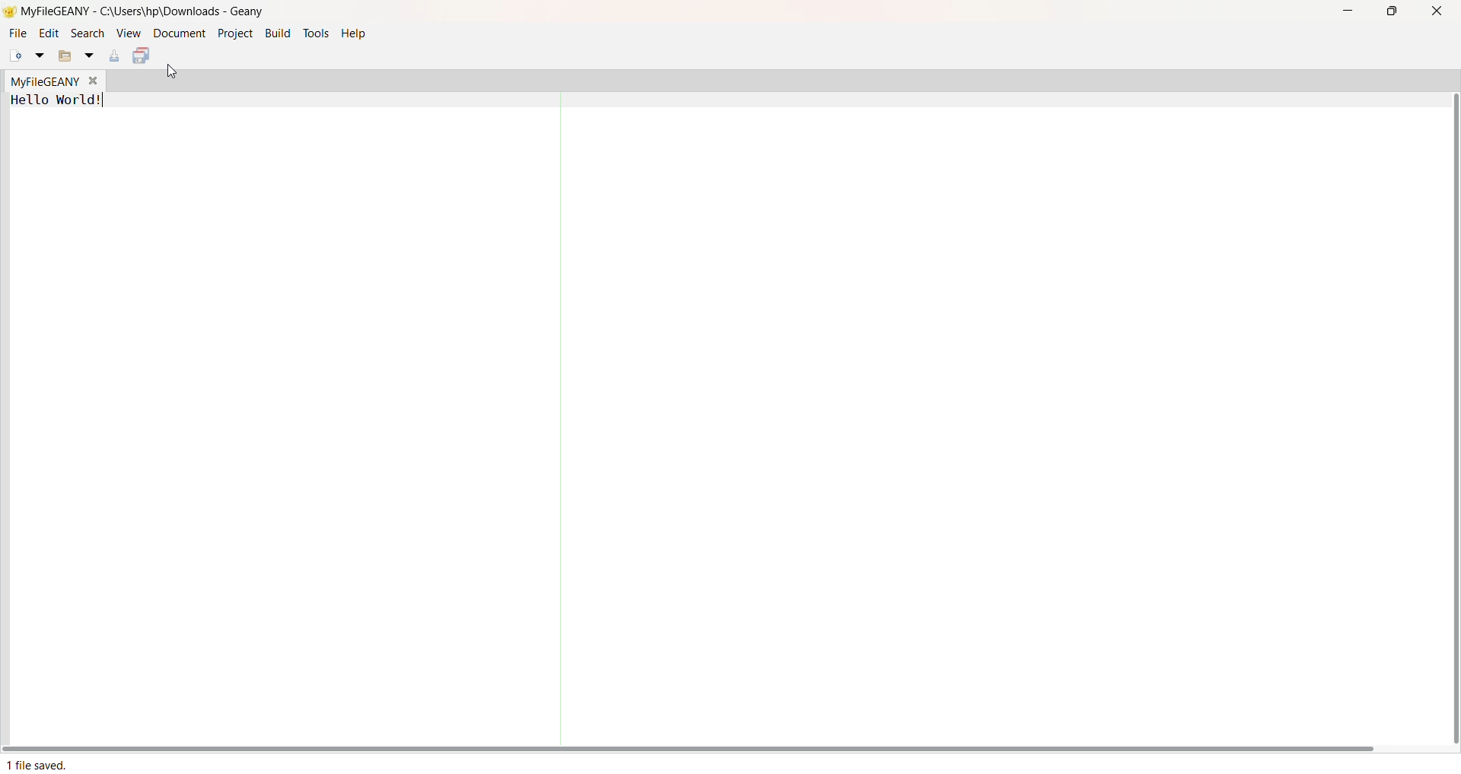  What do you see at coordinates (41, 80) in the screenshot?
I see `MyFileGeqny` at bounding box center [41, 80].